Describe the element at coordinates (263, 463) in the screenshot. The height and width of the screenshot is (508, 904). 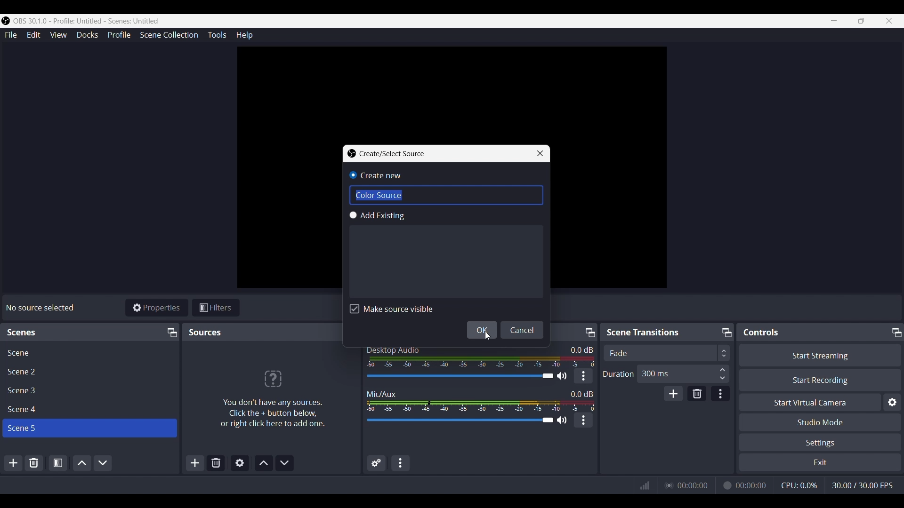
I see `Move Sources Up ` at that location.